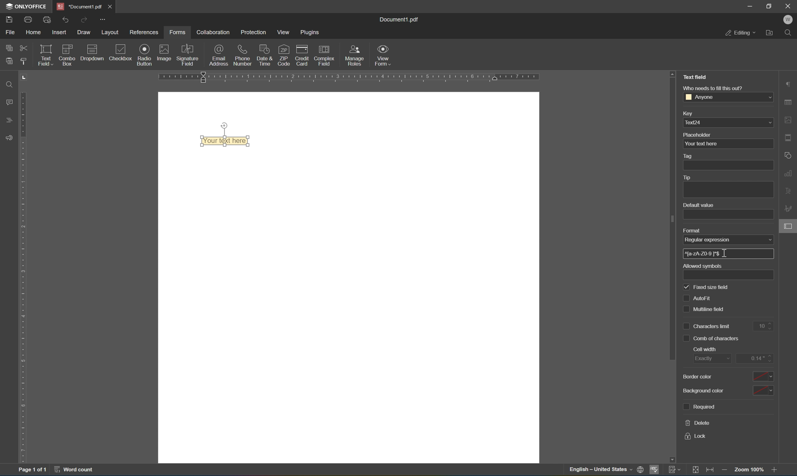 The height and width of the screenshot is (476, 797). Describe the element at coordinates (25, 277) in the screenshot. I see `ruler` at that location.